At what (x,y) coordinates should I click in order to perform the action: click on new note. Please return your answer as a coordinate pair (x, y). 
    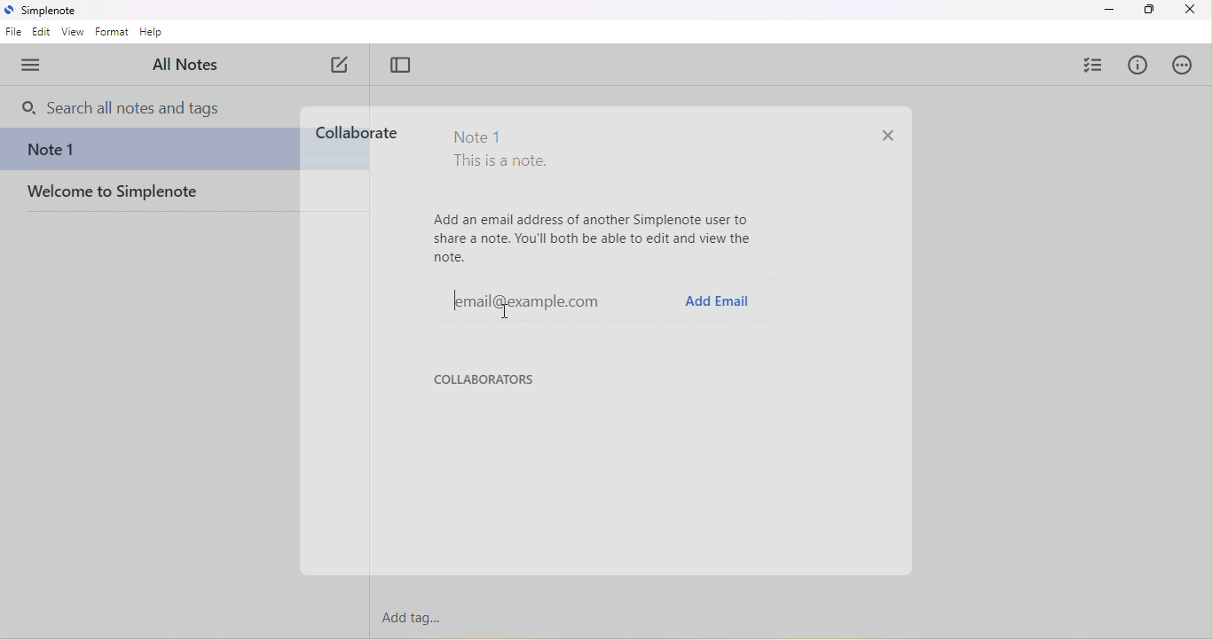
    Looking at the image, I should click on (342, 65).